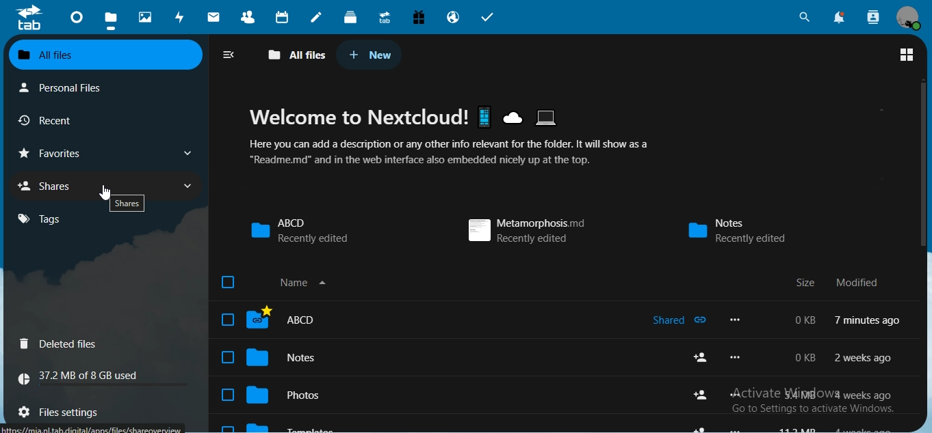 The image size is (932, 433). What do you see at coordinates (29, 18) in the screenshot?
I see `icon` at bounding box center [29, 18].